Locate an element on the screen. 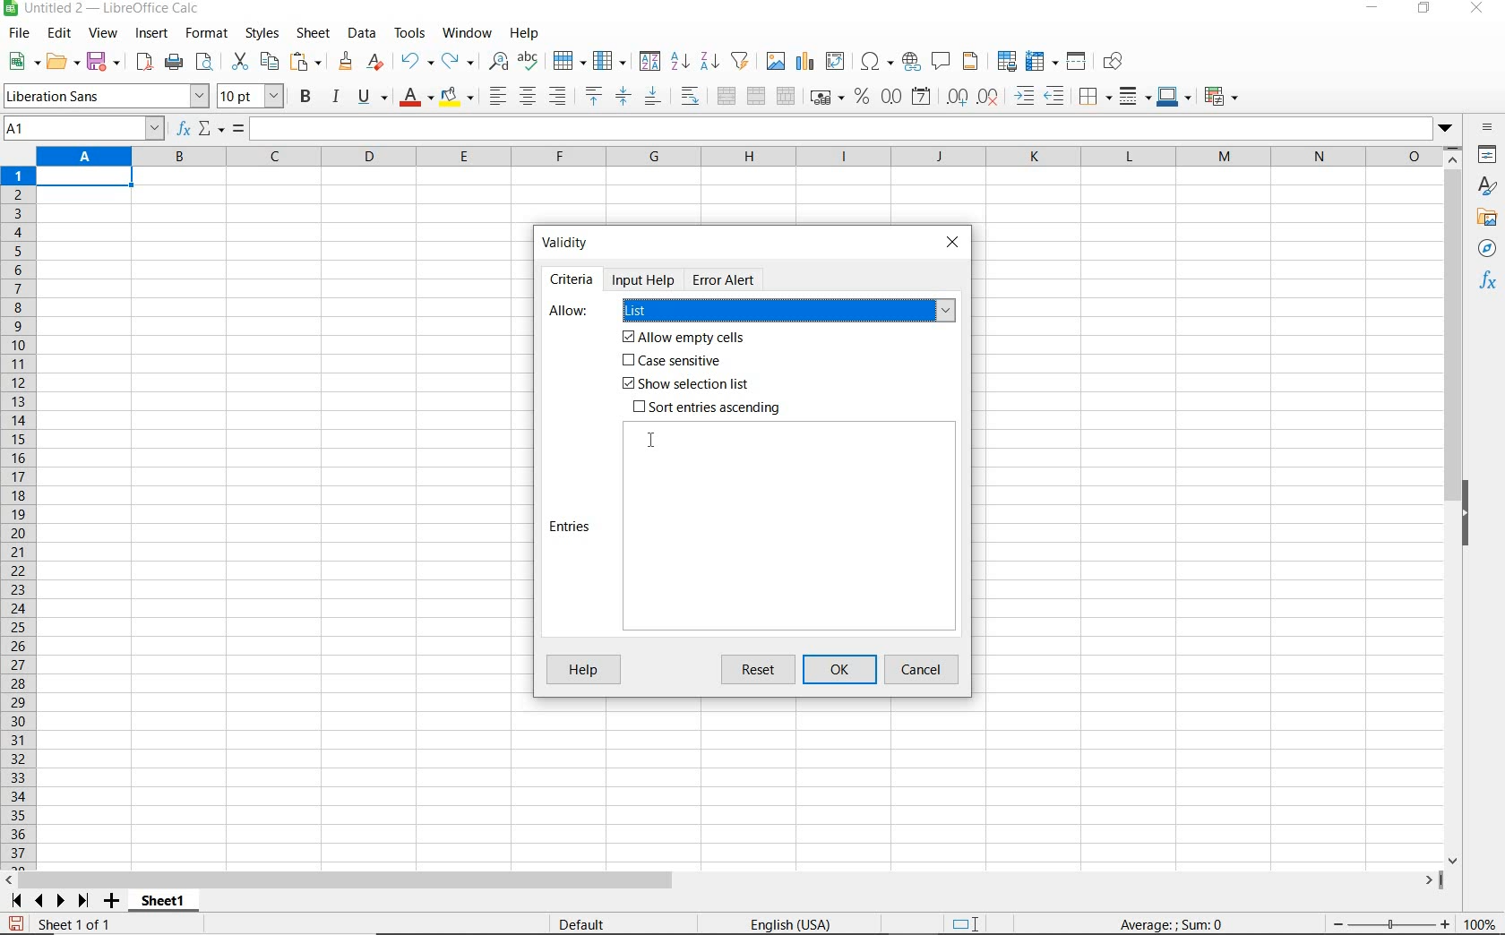  sheet is located at coordinates (314, 35).